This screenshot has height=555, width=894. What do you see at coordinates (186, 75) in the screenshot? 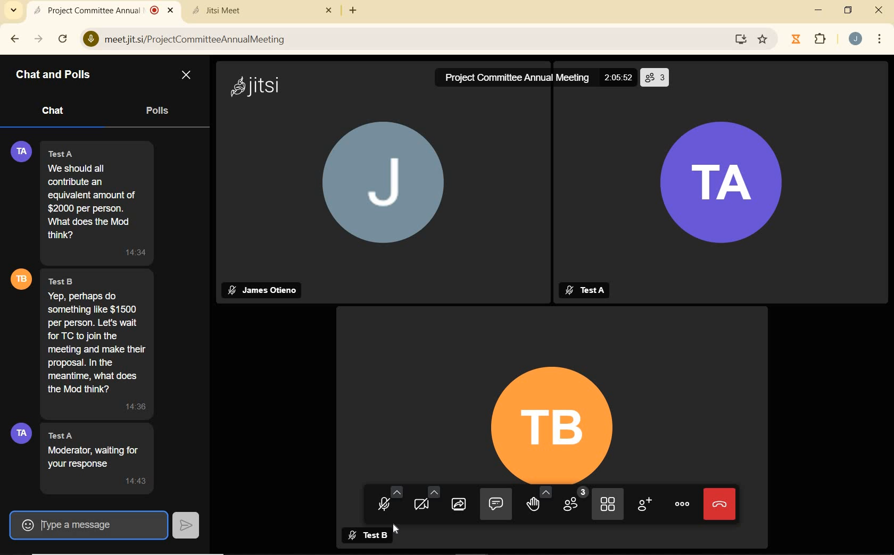
I see `close` at bounding box center [186, 75].